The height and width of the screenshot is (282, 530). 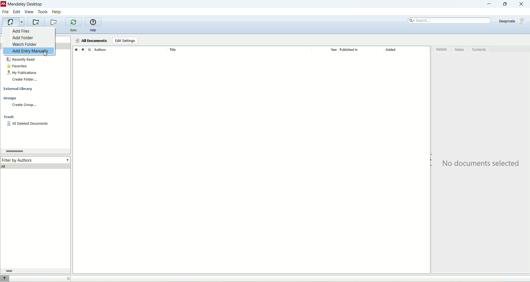 I want to click on all documents, so click(x=91, y=41).